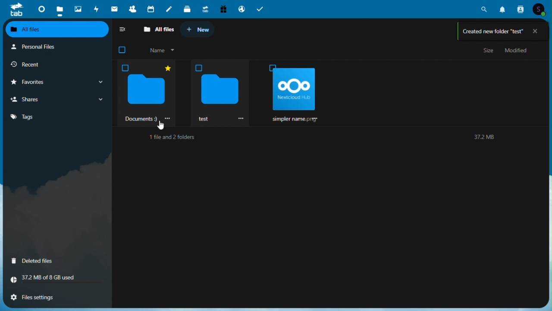 The image size is (552, 311). I want to click on deck, so click(188, 8).